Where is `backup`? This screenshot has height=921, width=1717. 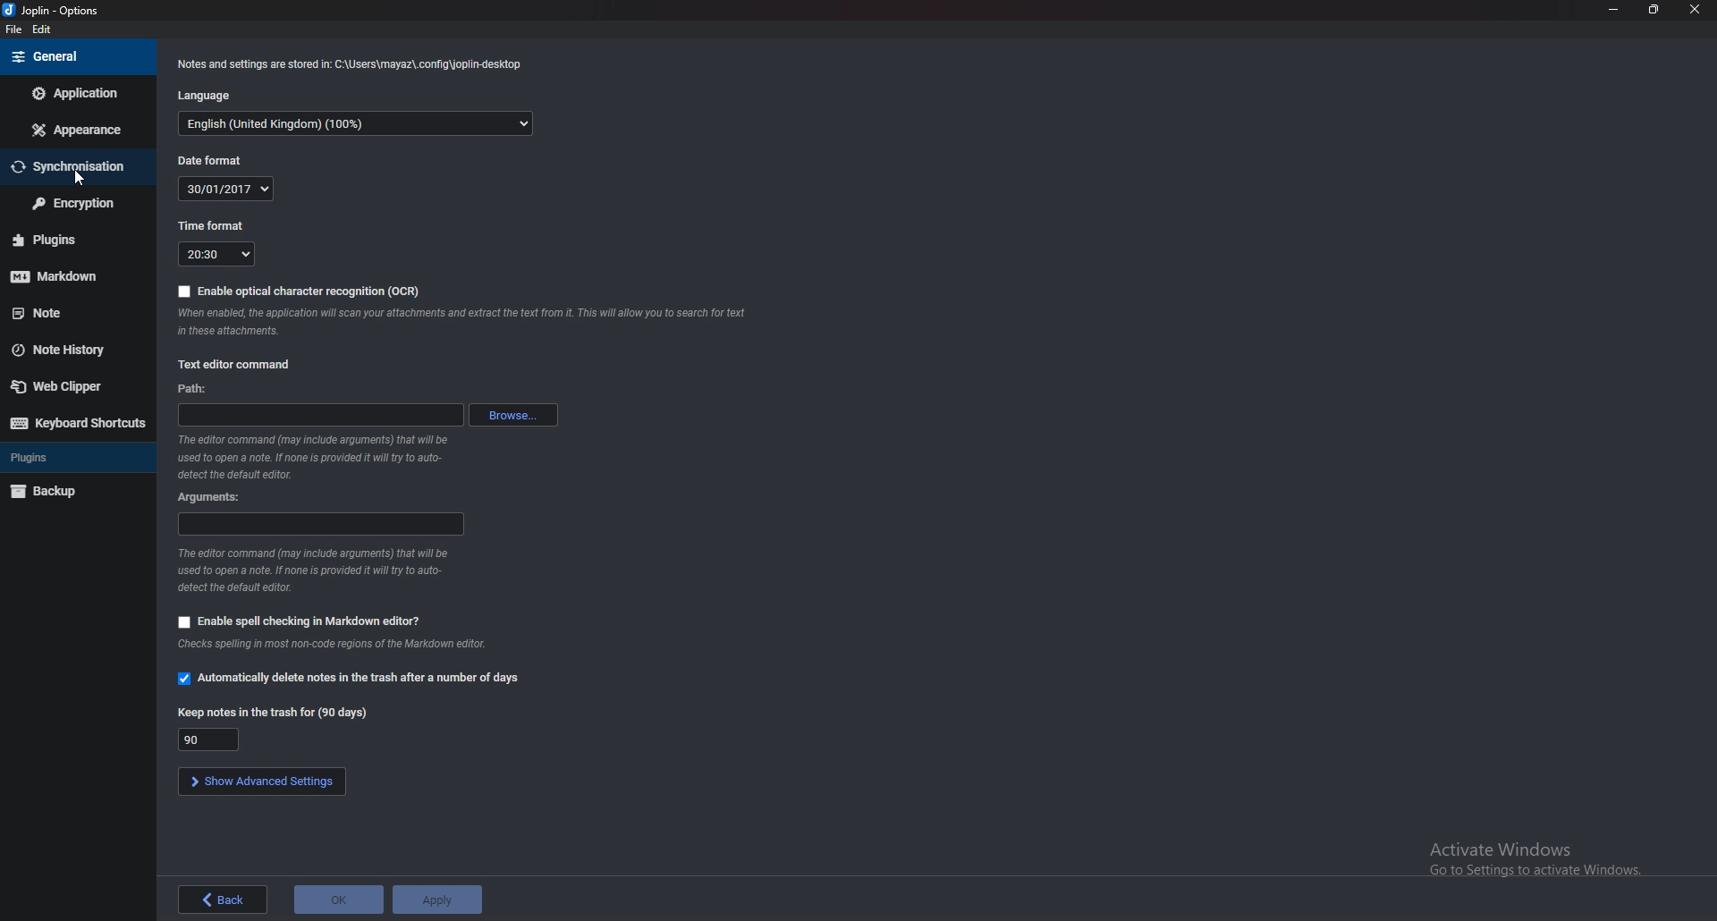
backup is located at coordinates (55, 491).